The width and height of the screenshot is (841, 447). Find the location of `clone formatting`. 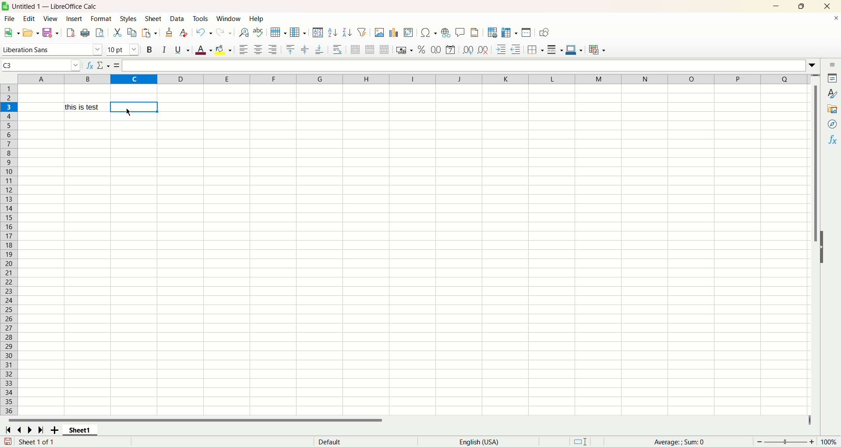

clone formatting is located at coordinates (170, 32).